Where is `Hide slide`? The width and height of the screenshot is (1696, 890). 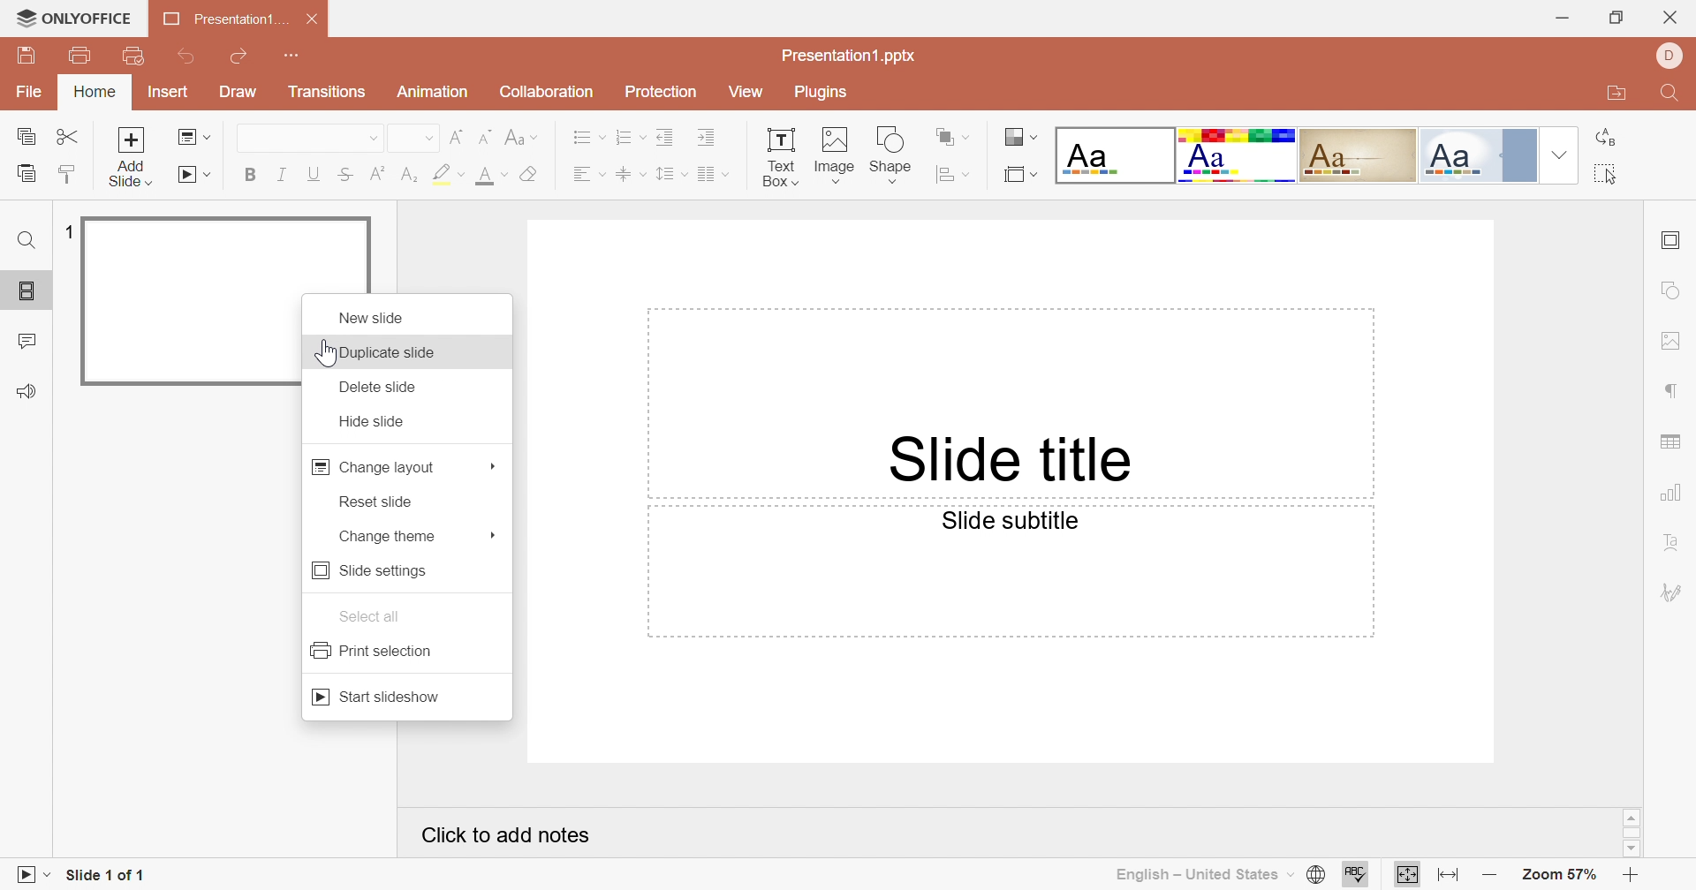 Hide slide is located at coordinates (372, 422).